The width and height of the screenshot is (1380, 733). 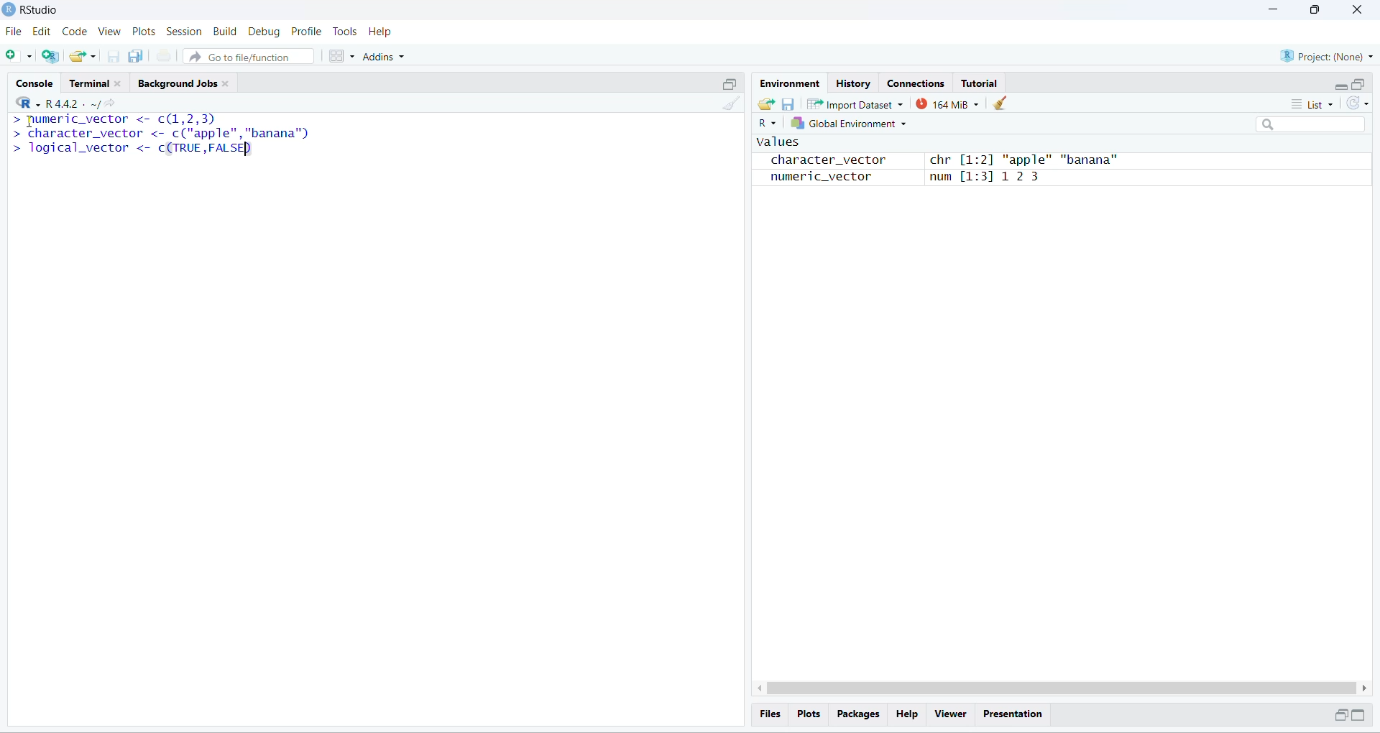 What do you see at coordinates (1359, 714) in the screenshot?
I see `maximize` at bounding box center [1359, 714].